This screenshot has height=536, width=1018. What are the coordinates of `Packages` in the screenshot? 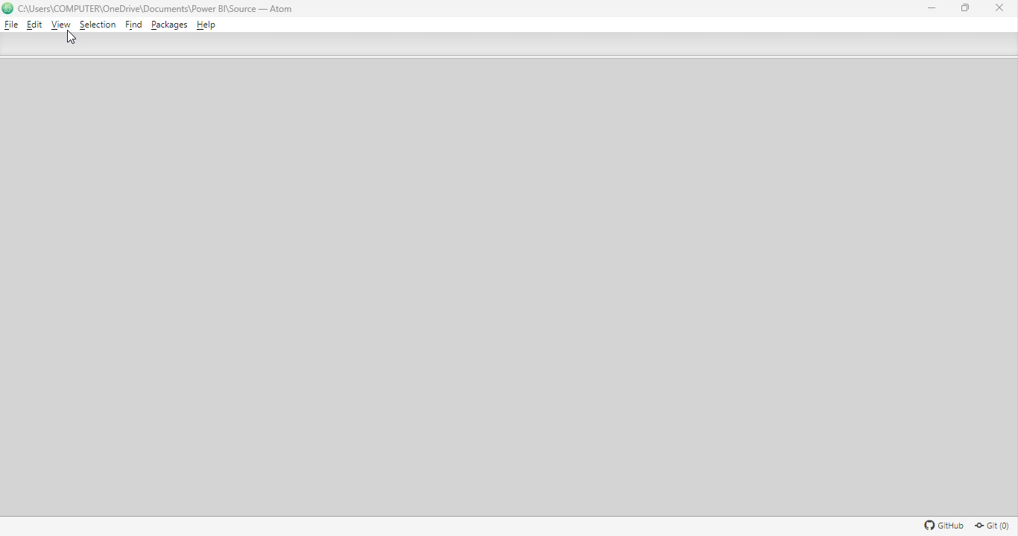 It's located at (170, 25).